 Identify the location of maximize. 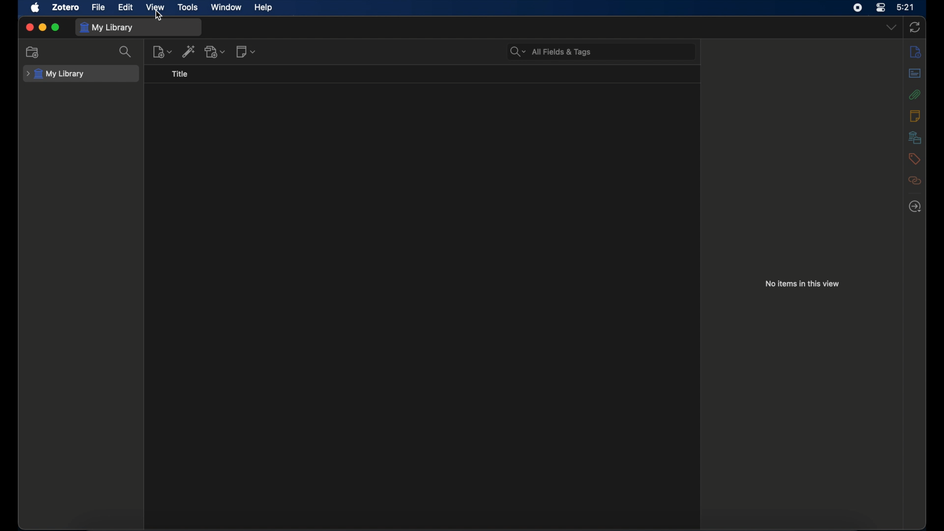
(56, 27).